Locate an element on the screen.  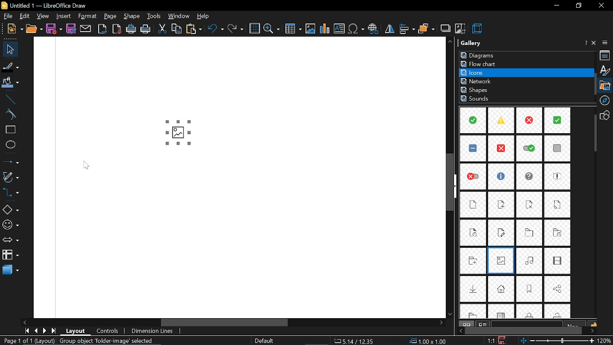
grid is located at coordinates (254, 28).